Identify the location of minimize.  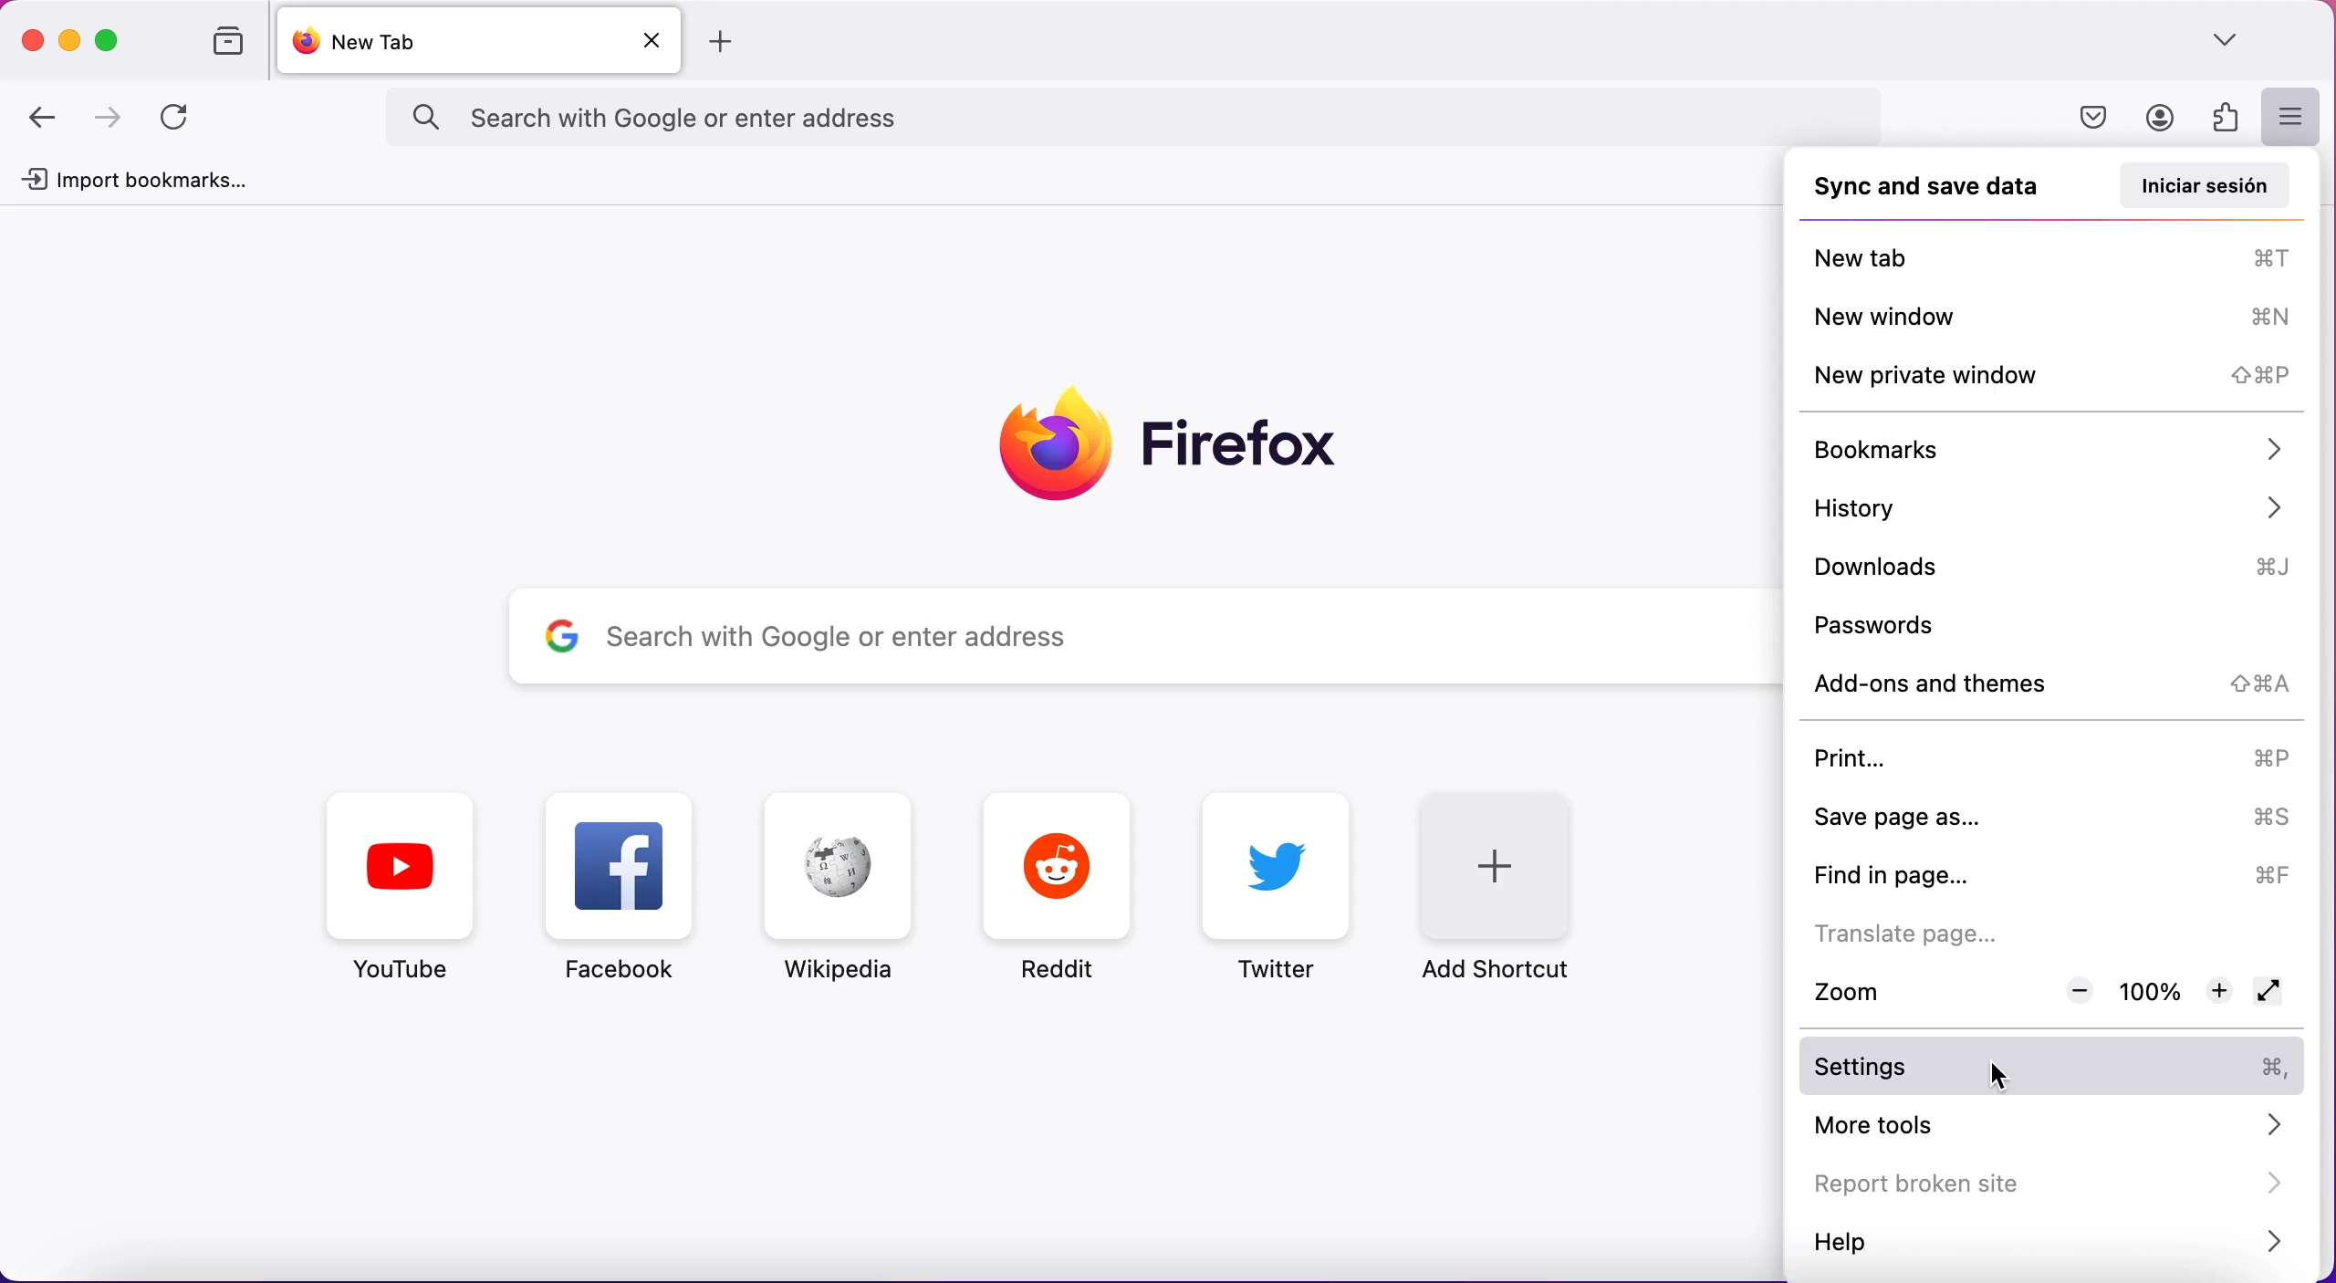
(70, 38).